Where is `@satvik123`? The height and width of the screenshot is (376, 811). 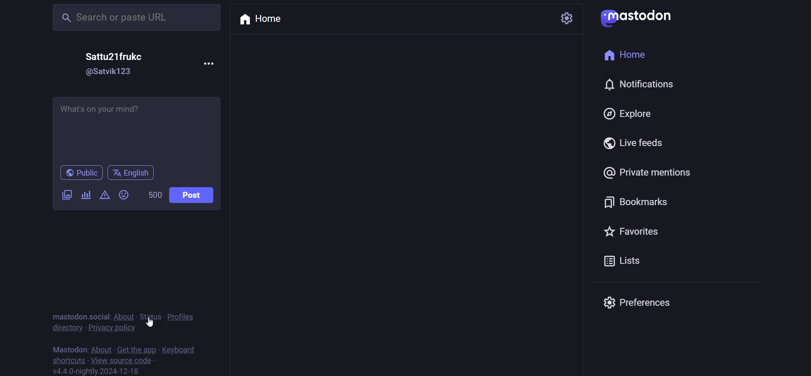
@satvik123 is located at coordinates (113, 73).